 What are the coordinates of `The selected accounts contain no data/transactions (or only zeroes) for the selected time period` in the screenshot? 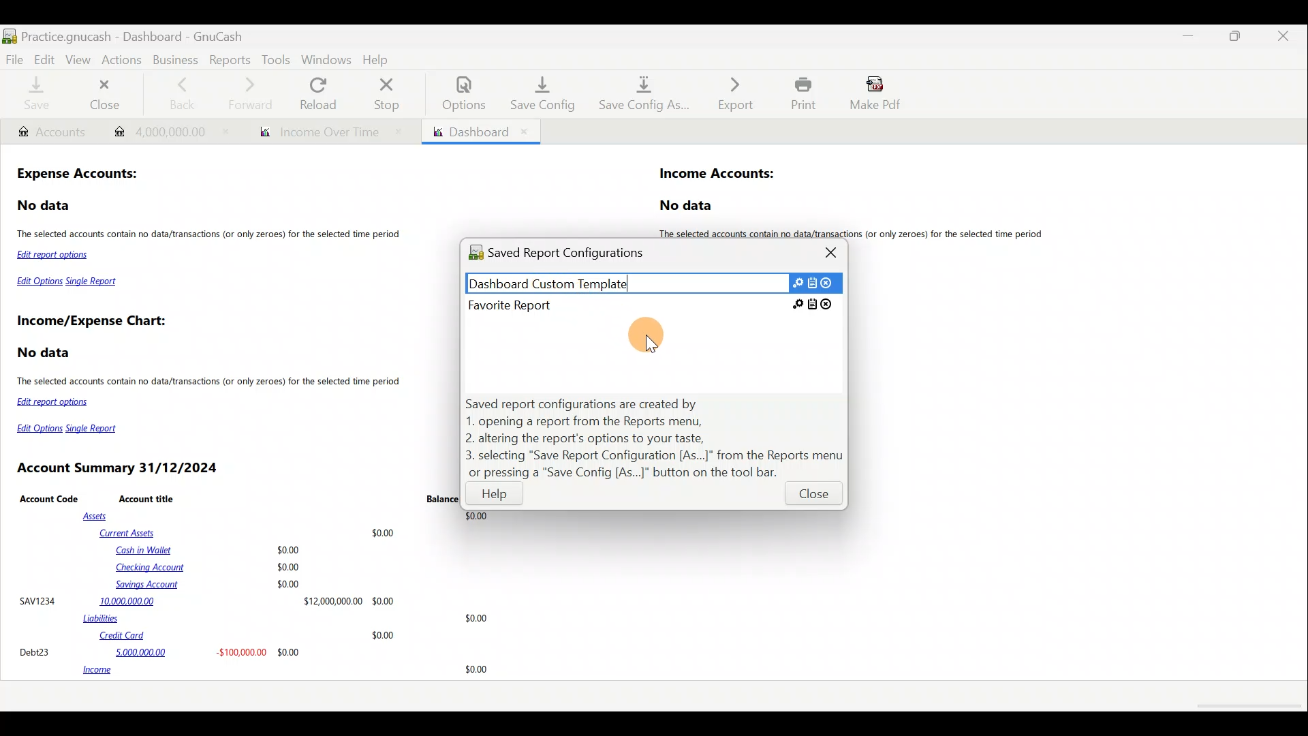 It's located at (857, 234).